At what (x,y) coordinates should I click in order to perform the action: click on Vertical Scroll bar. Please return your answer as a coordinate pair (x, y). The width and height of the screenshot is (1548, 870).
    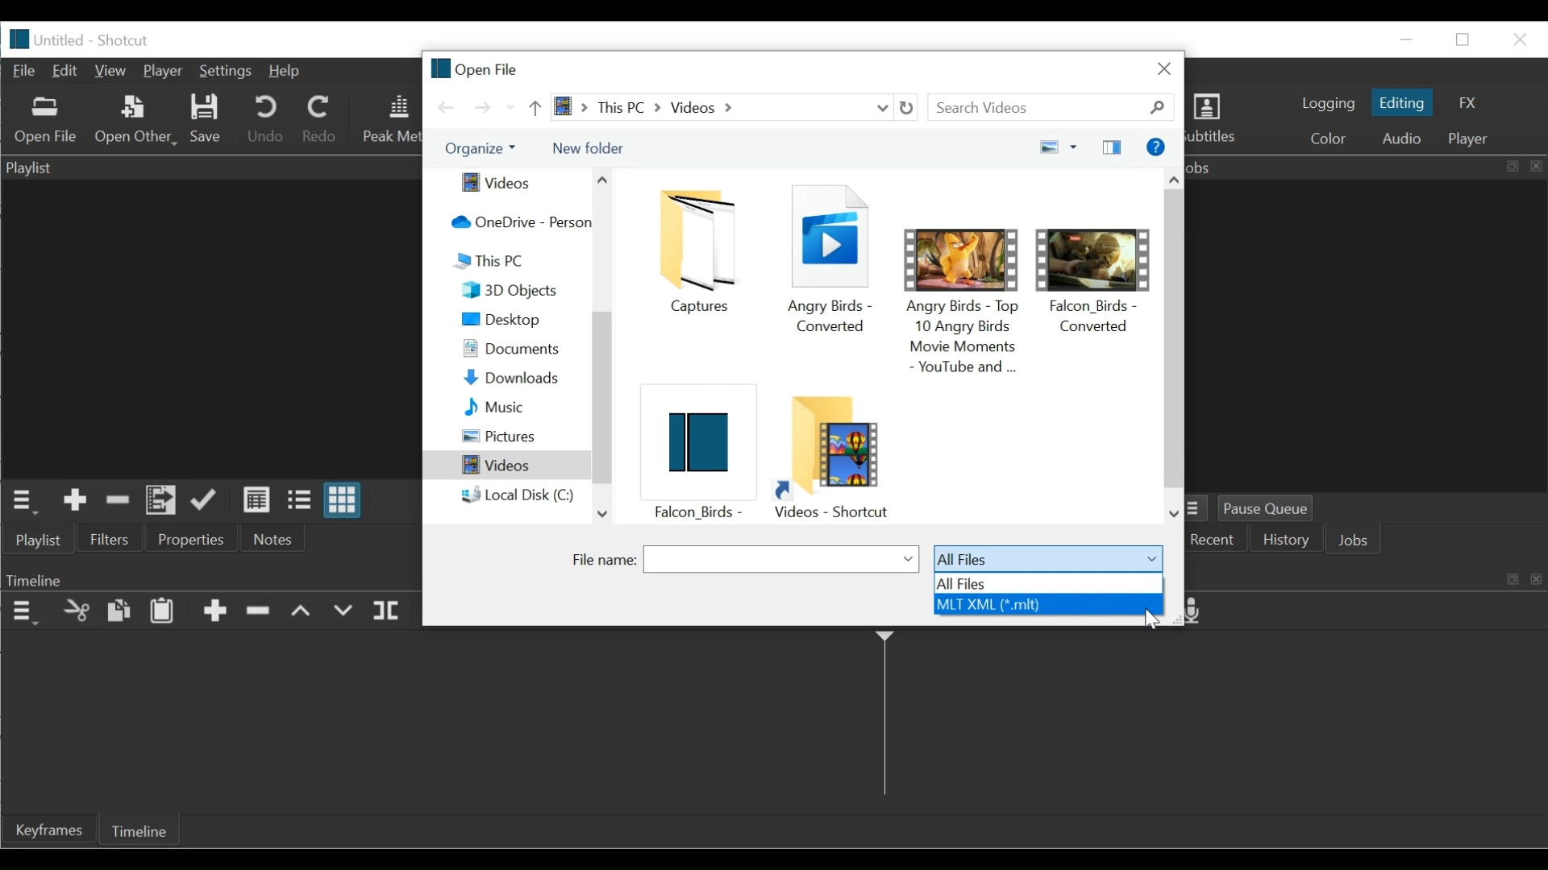
    Looking at the image, I should click on (601, 402).